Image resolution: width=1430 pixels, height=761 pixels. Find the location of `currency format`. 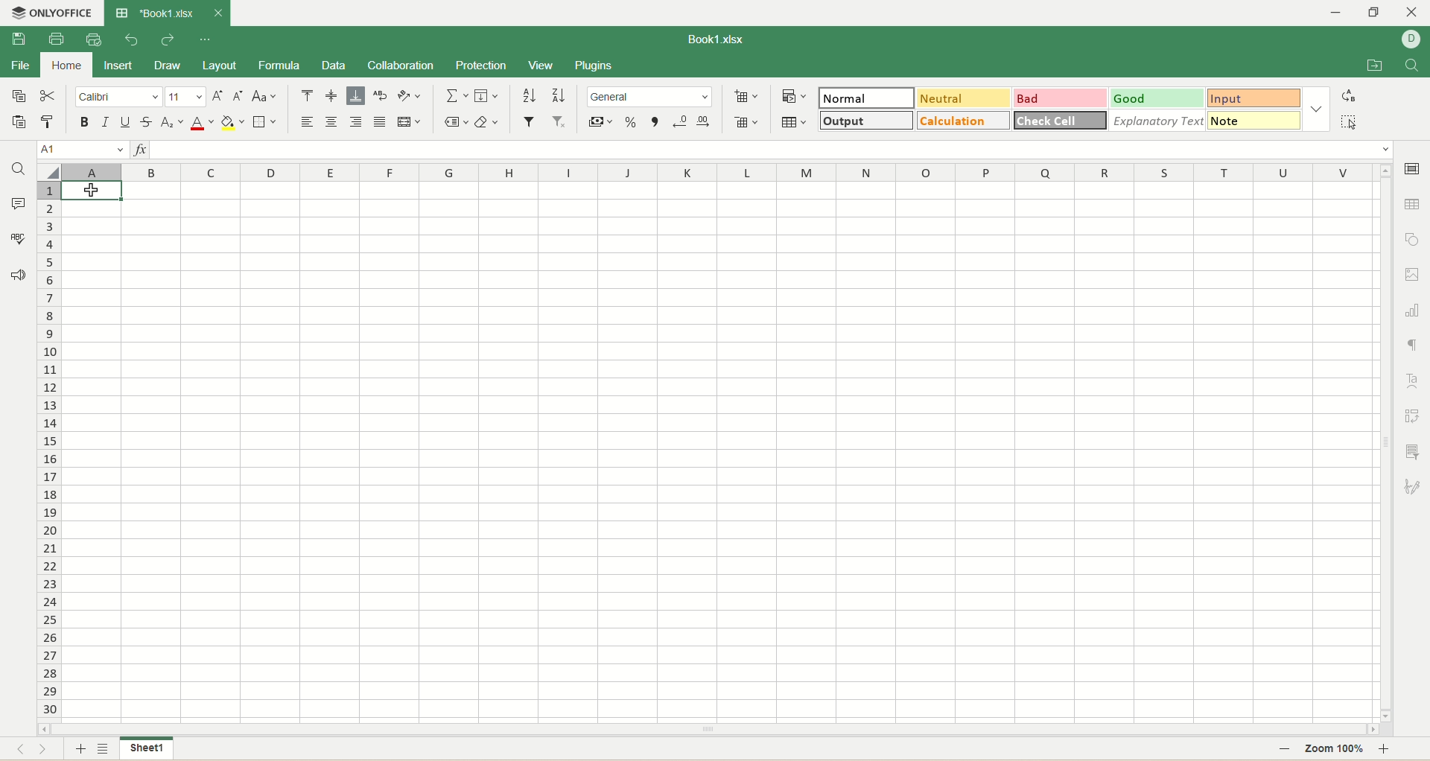

currency format is located at coordinates (601, 120).